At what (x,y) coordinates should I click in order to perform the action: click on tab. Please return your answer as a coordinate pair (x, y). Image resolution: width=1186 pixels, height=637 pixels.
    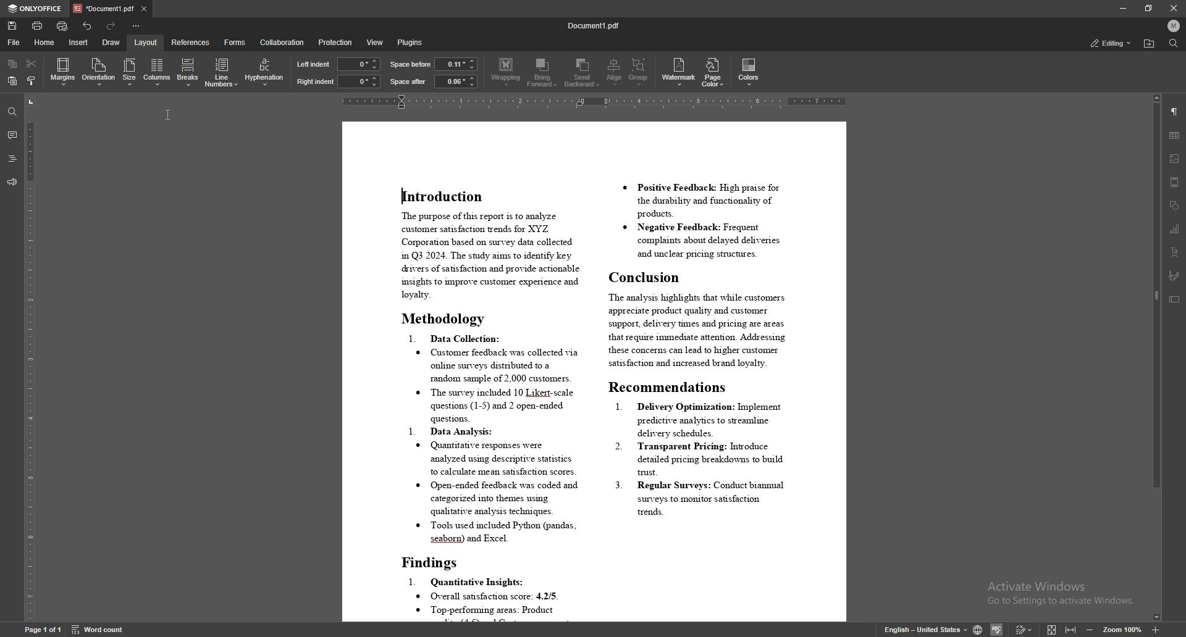
    Looking at the image, I should click on (103, 9).